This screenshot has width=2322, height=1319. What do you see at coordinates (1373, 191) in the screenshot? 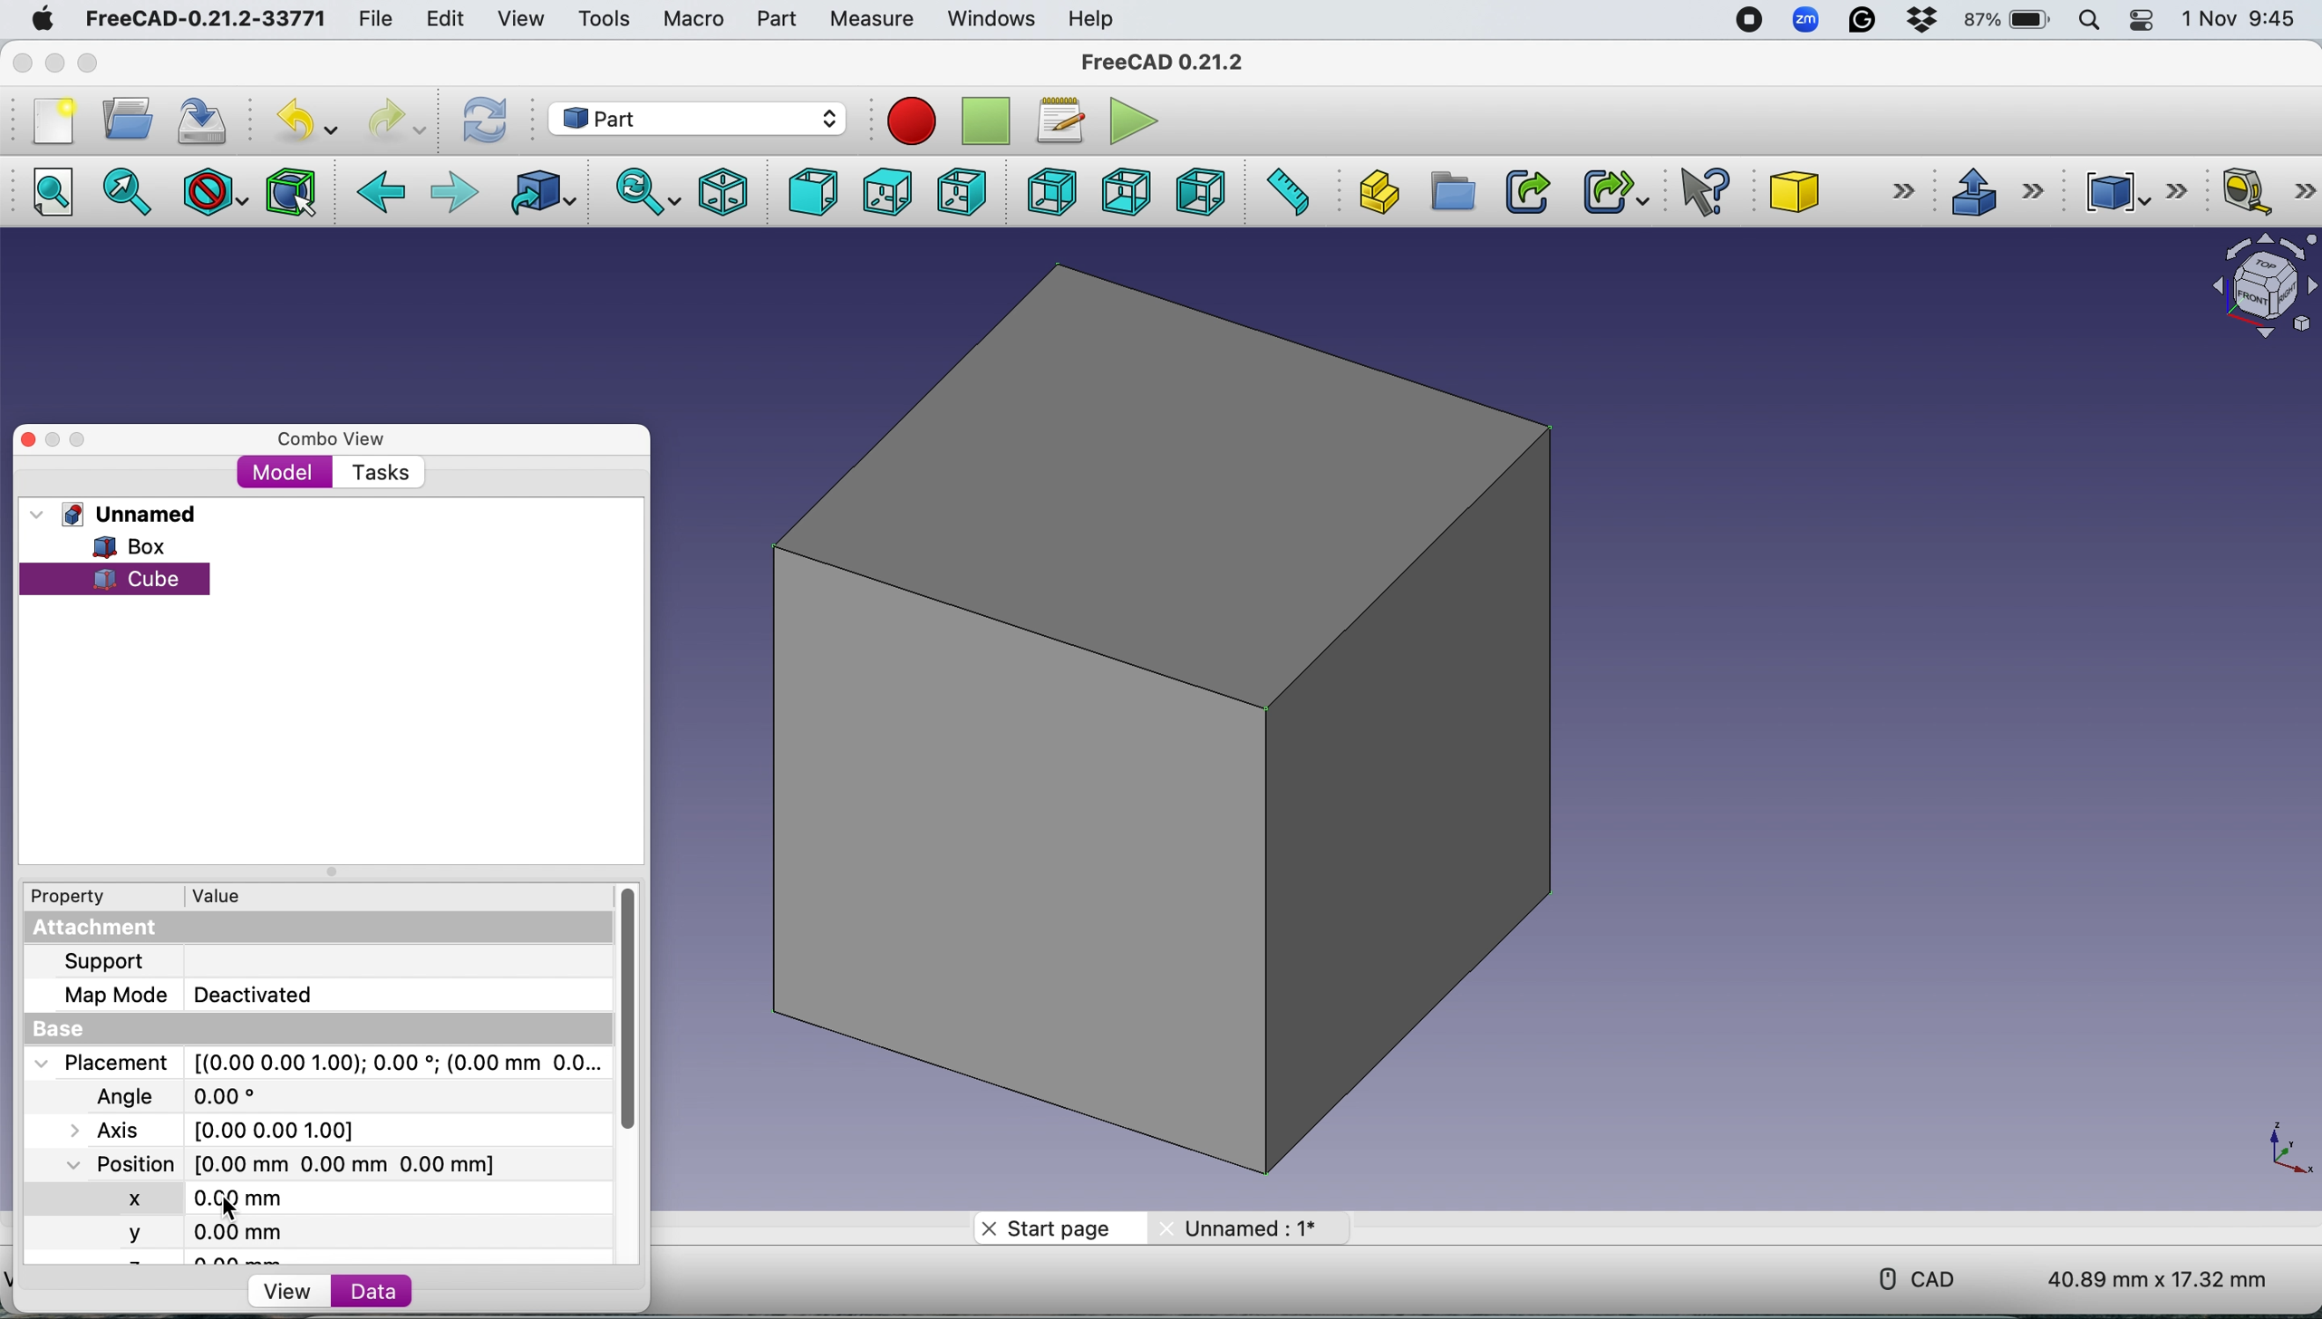
I see `Create part` at bounding box center [1373, 191].